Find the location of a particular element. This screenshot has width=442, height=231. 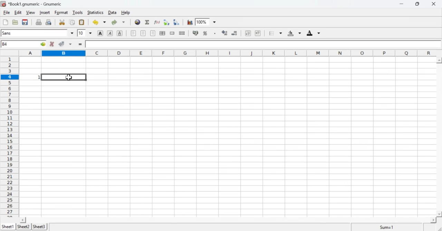

Align right  is located at coordinates (153, 33).